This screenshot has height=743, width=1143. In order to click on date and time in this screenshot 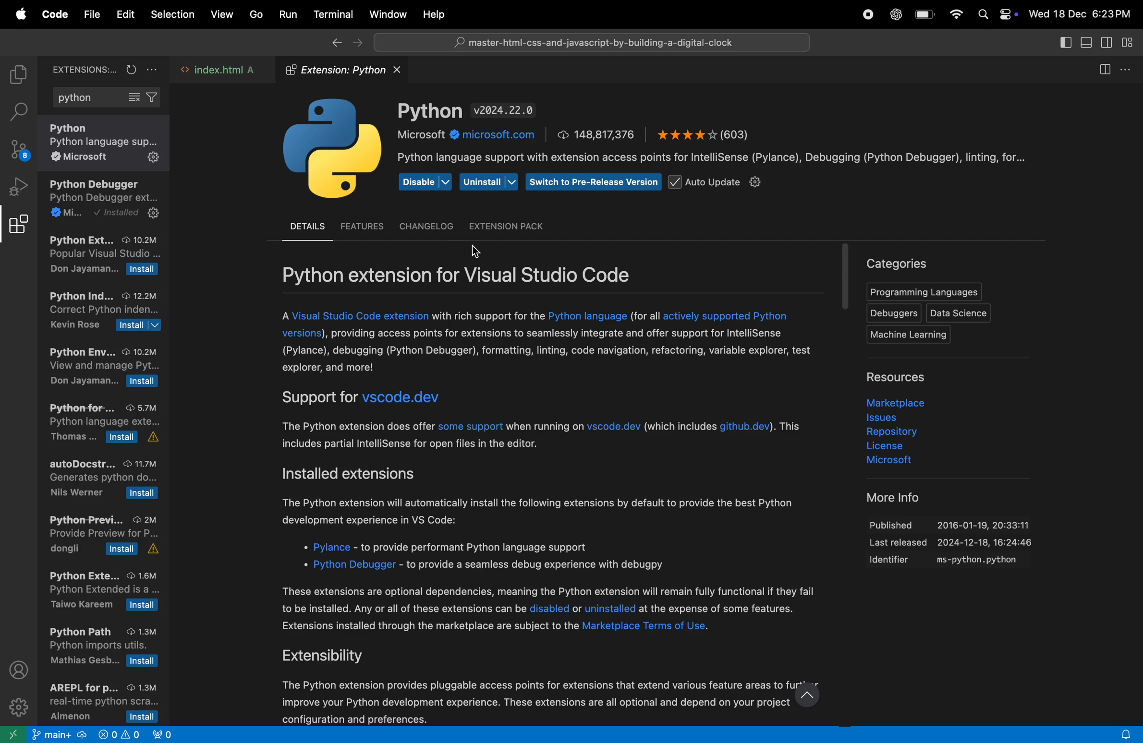, I will do `click(1083, 13)`.